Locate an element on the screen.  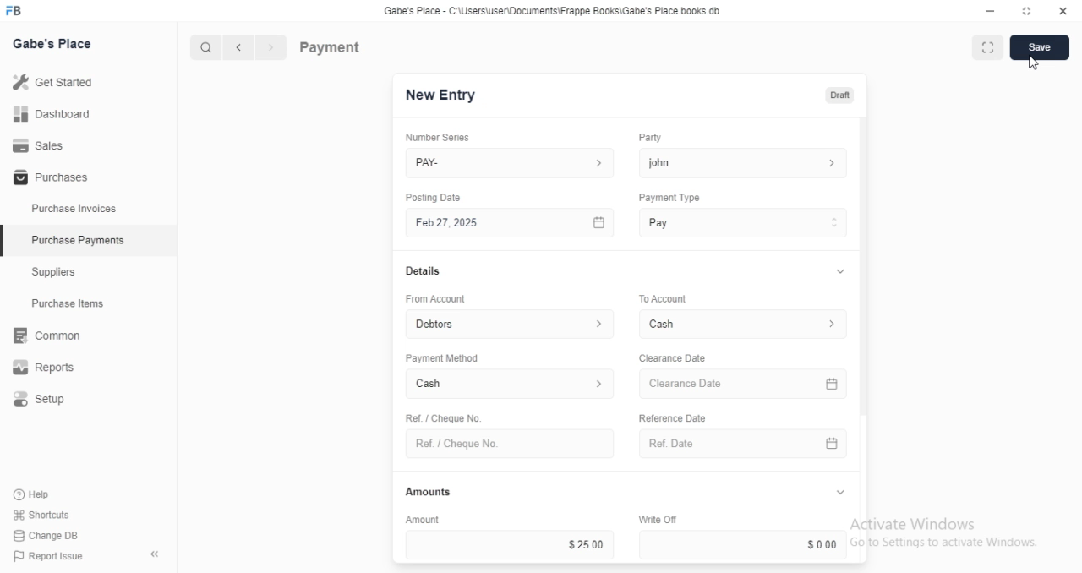
‘From Account is located at coordinates (434, 298).